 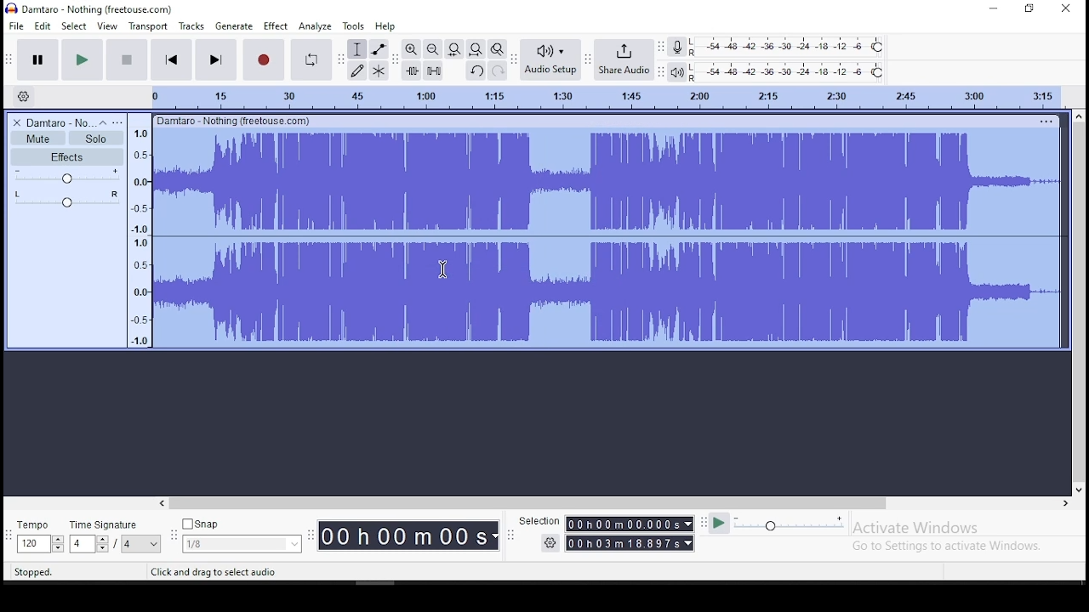 I want to click on envelope tool, so click(x=379, y=49).